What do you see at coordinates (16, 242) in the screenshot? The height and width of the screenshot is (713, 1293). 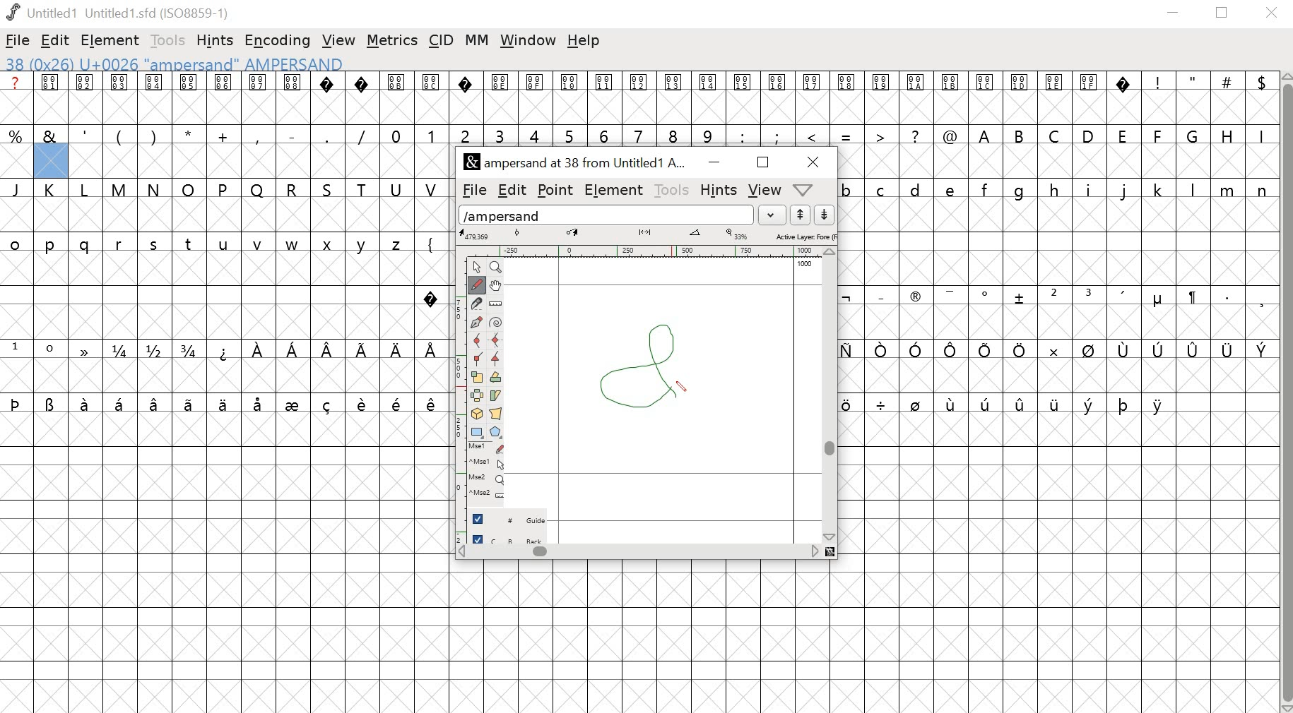 I see `o` at bounding box center [16, 242].